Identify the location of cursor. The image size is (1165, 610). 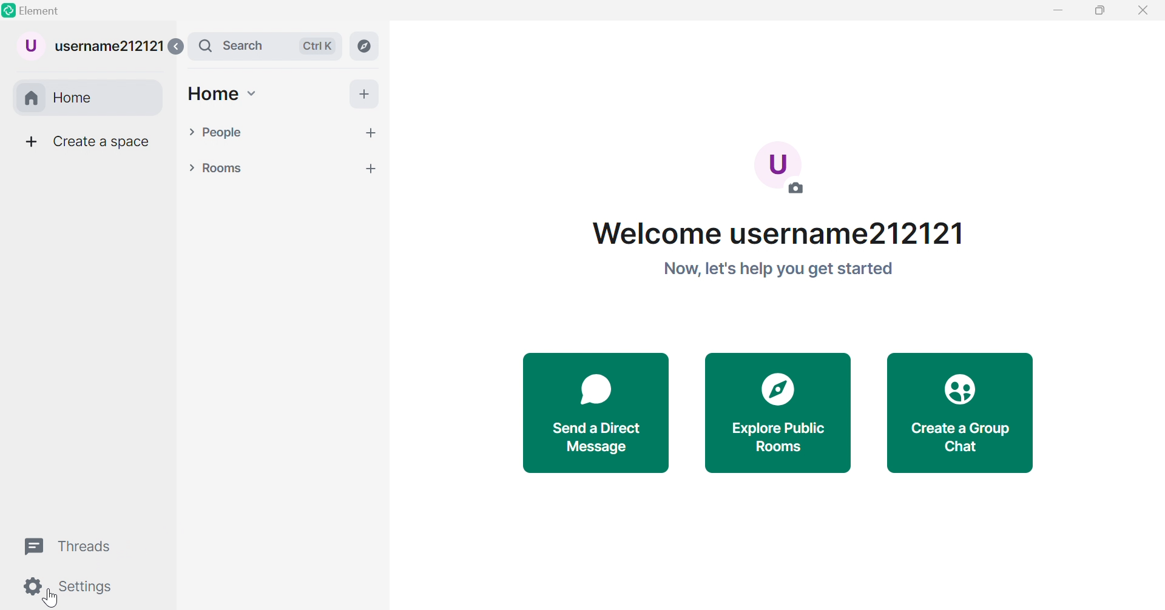
(49, 598).